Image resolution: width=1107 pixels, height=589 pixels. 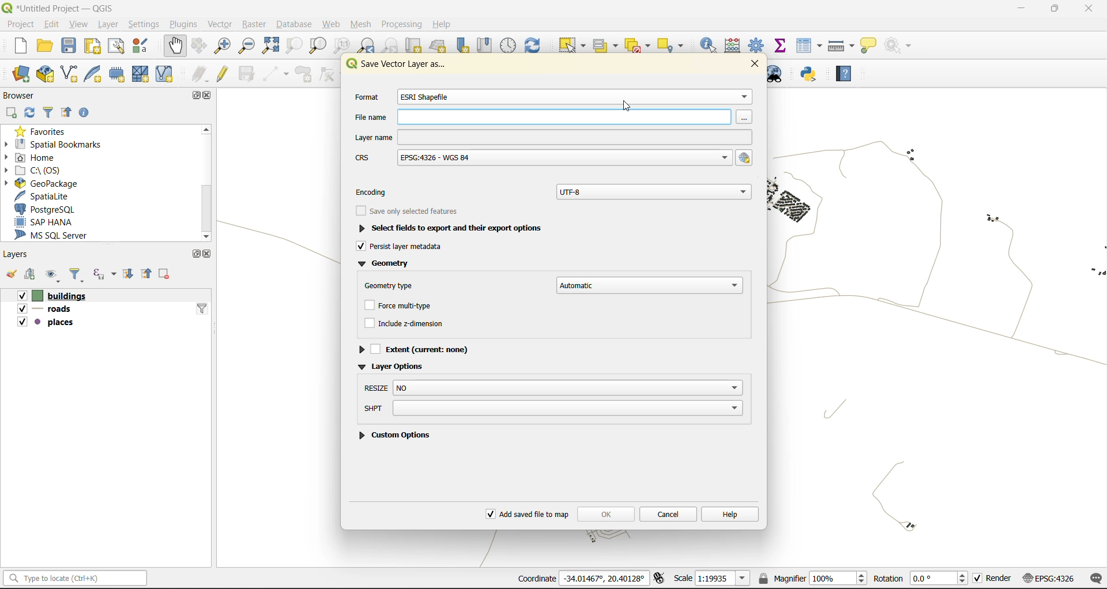 What do you see at coordinates (32, 112) in the screenshot?
I see `refresh` at bounding box center [32, 112].